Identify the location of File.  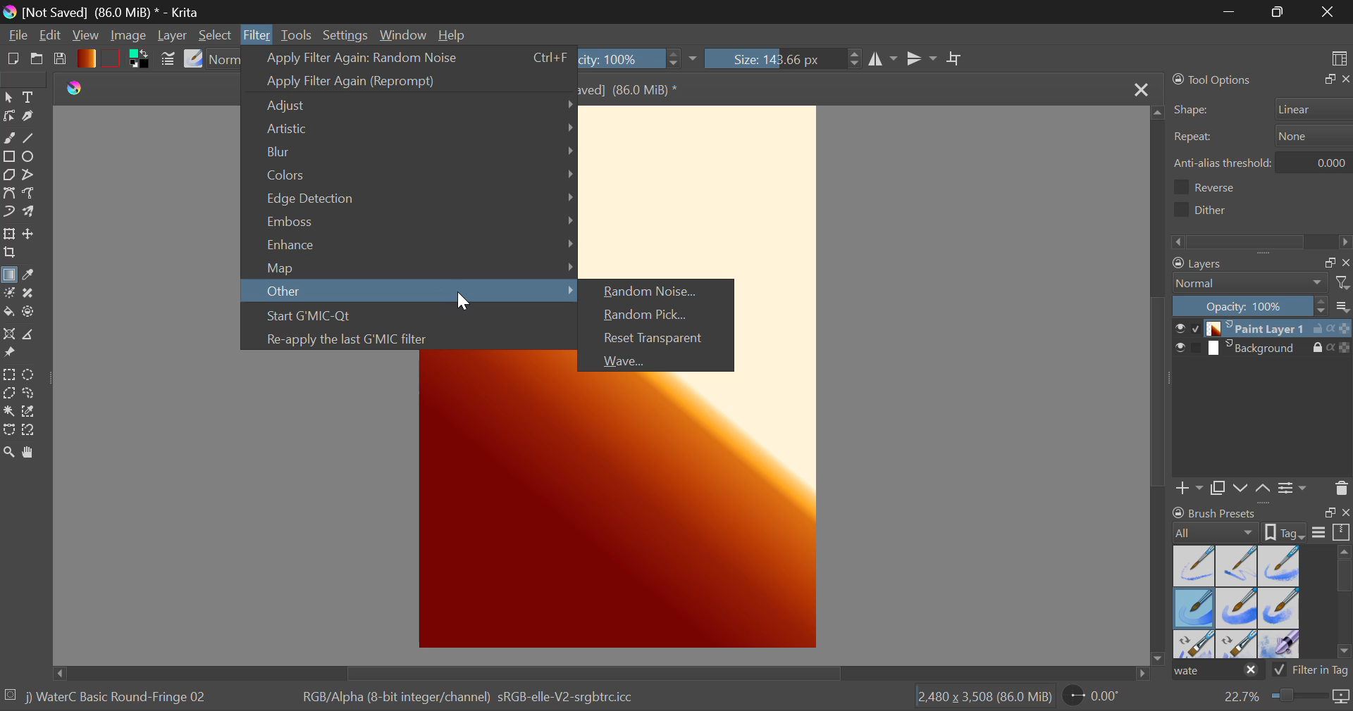
(16, 34).